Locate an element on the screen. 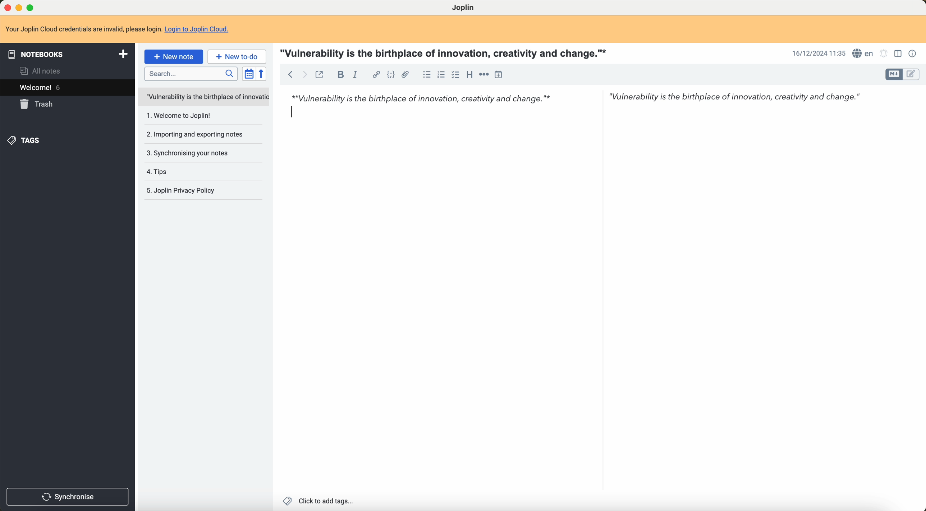 The height and width of the screenshot is (511, 926). Login to Joplin Cloud. is located at coordinates (201, 29).